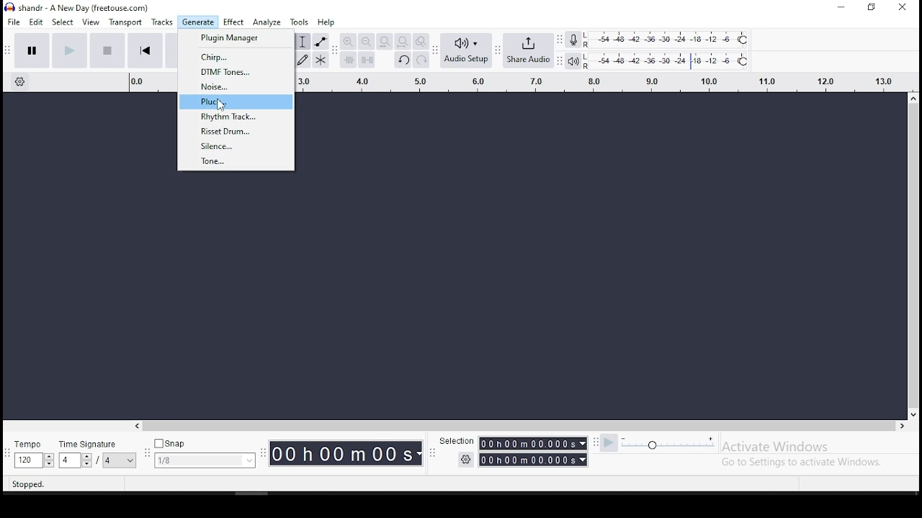  What do you see at coordinates (127, 22) in the screenshot?
I see `transport` at bounding box center [127, 22].